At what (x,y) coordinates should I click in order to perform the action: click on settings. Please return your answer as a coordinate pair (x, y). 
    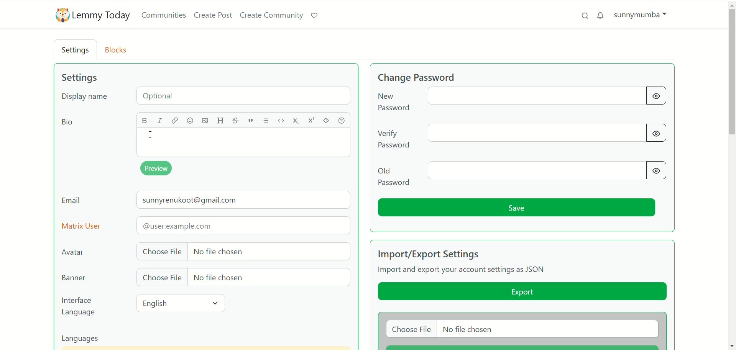
    Looking at the image, I should click on (79, 78).